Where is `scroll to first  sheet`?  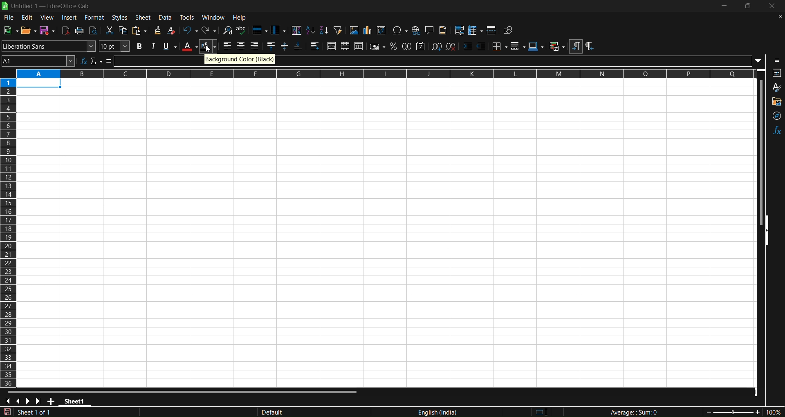 scroll to first  sheet is located at coordinates (7, 401).